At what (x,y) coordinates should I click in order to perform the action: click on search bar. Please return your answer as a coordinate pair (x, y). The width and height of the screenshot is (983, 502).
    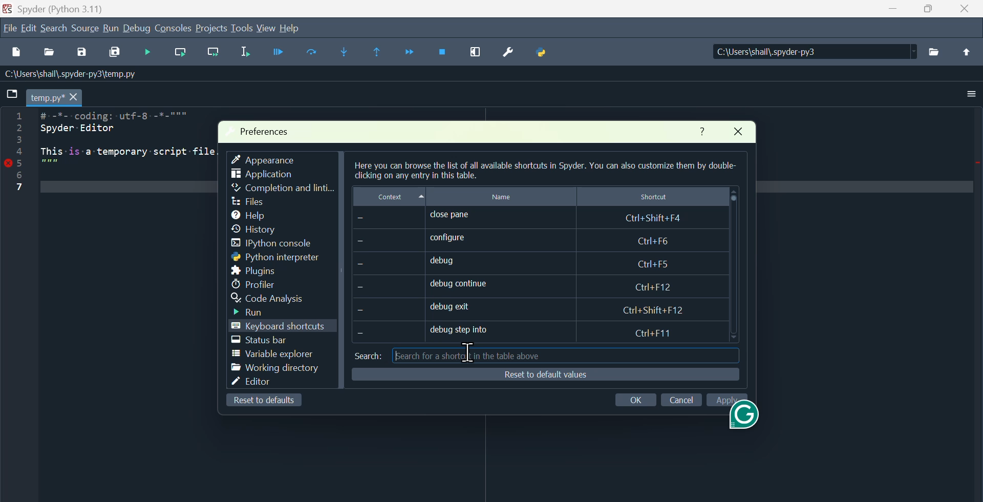
    Looking at the image, I should click on (548, 355).